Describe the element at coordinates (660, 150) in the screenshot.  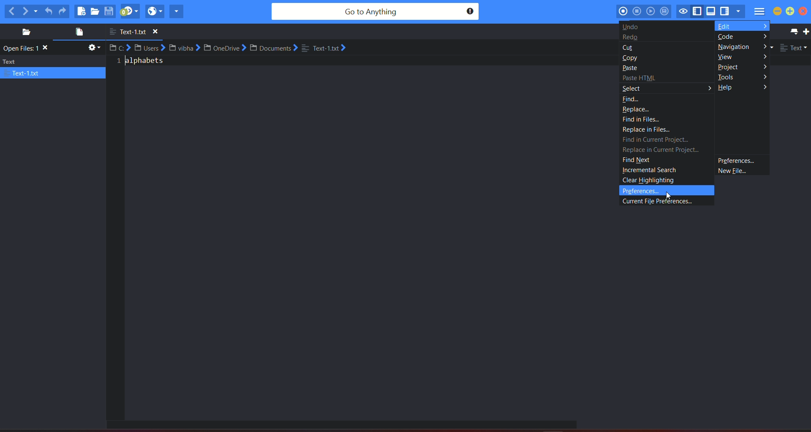
I see `replace in current project` at that location.